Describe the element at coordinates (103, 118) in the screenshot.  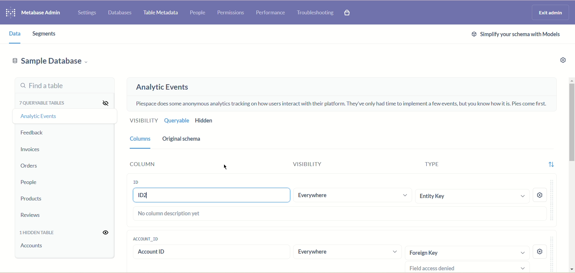
I see `Hide` at that location.